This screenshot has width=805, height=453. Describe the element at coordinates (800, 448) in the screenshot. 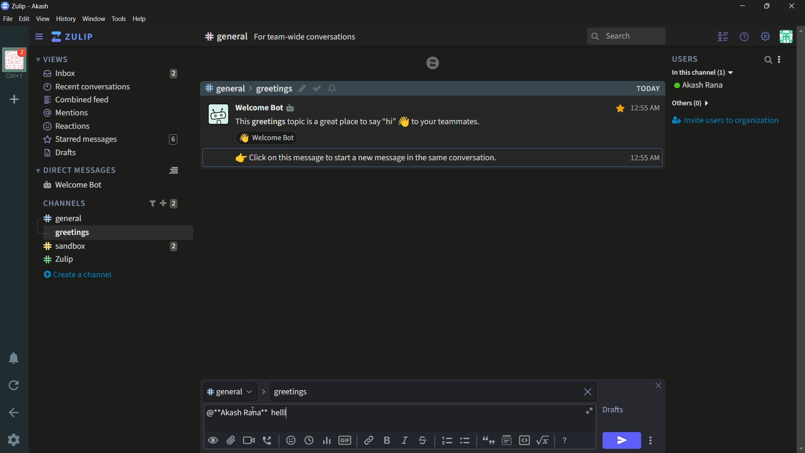

I see `scroll down` at that location.